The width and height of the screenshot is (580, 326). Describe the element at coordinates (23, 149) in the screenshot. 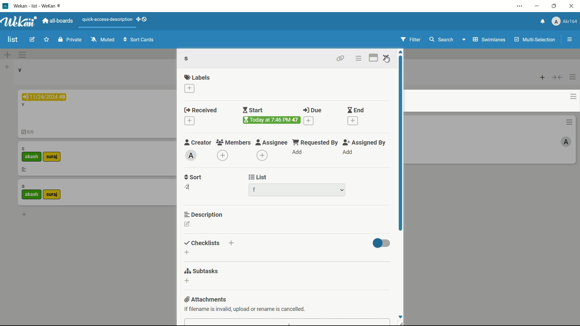

I see `card name` at that location.